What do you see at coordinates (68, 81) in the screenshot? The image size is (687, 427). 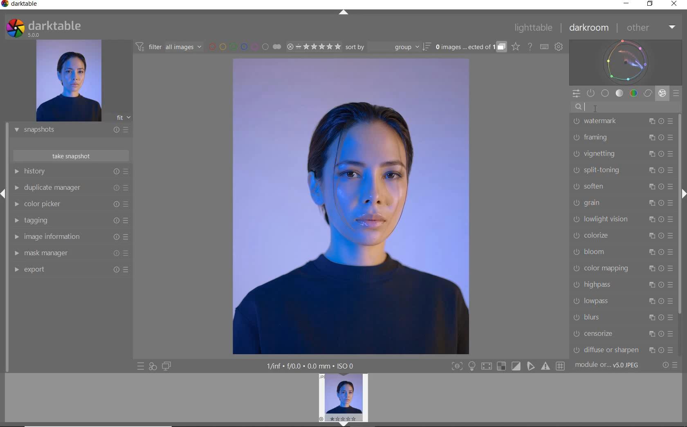 I see `IMAGE PREVIEW` at bounding box center [68, 81].